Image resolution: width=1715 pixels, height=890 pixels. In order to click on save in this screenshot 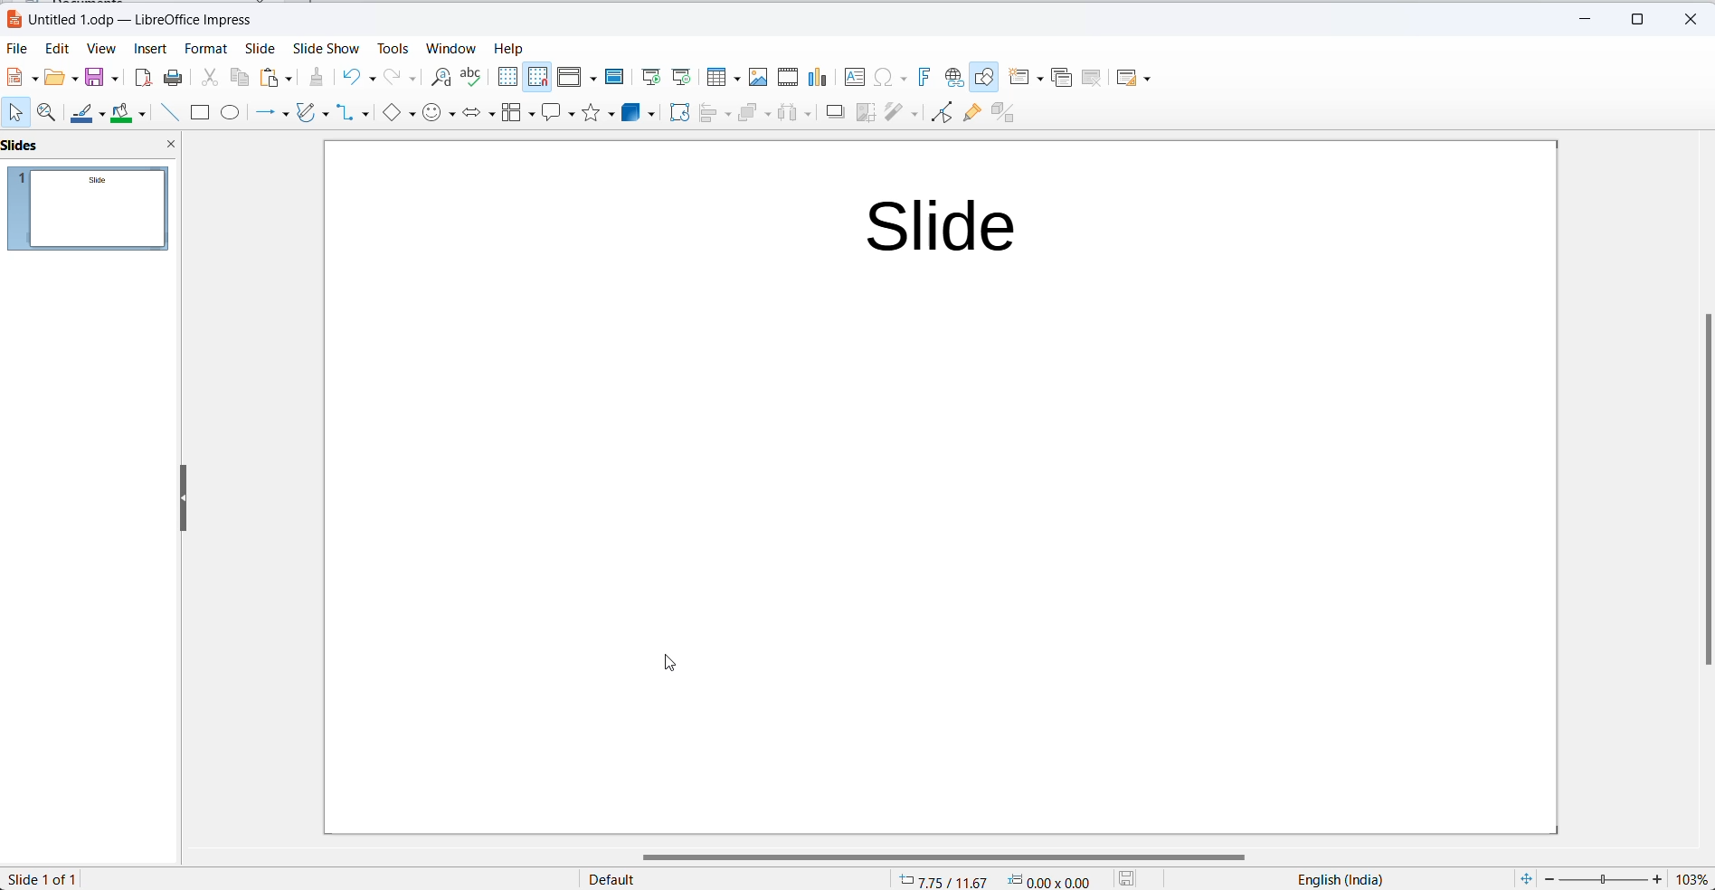, I will do `click(100, 80)`.